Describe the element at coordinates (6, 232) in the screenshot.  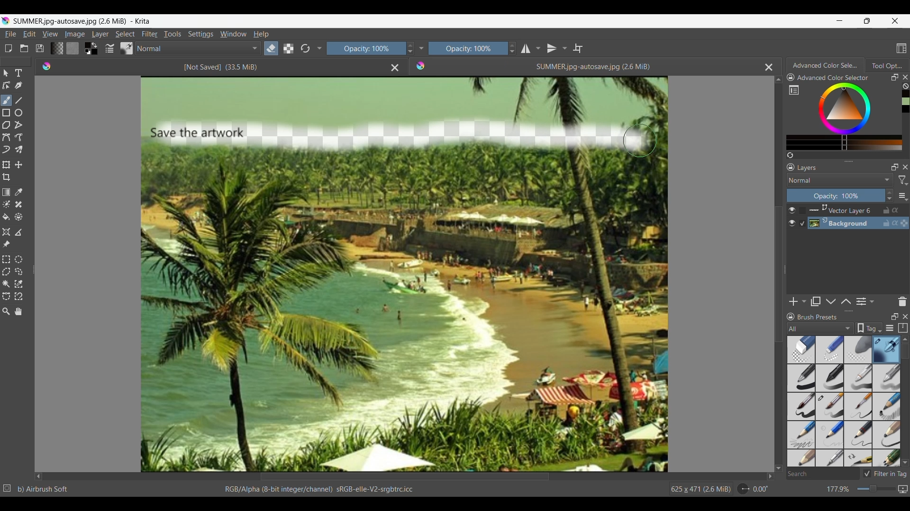
I see `Assistant tool` at that location.